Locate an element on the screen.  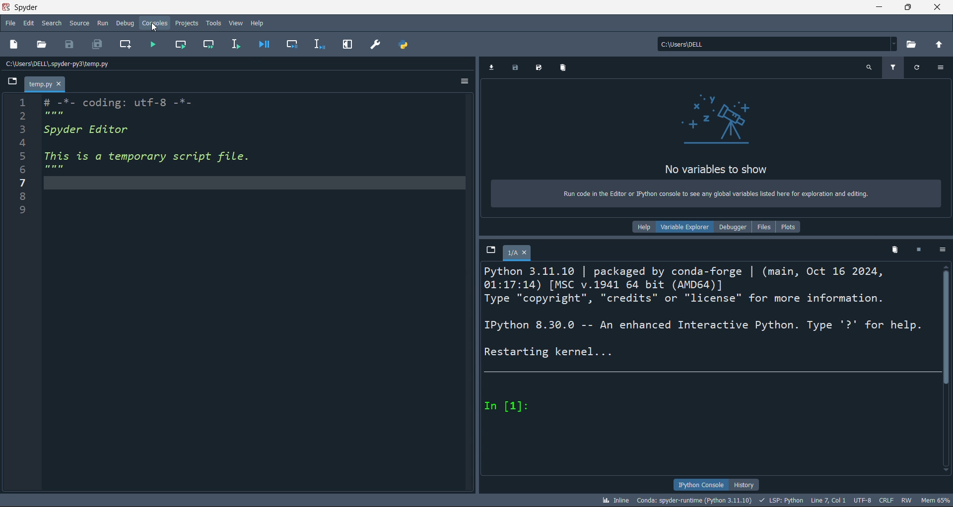
temp.py is located at coordinates (43, 83).